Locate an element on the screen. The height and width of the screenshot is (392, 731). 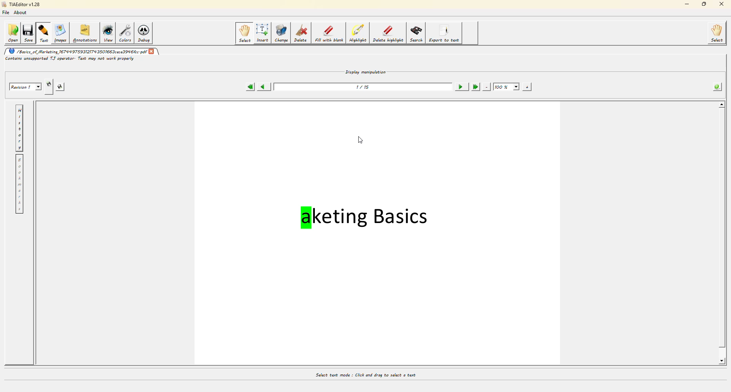
select is located at coordinates (244, 33).